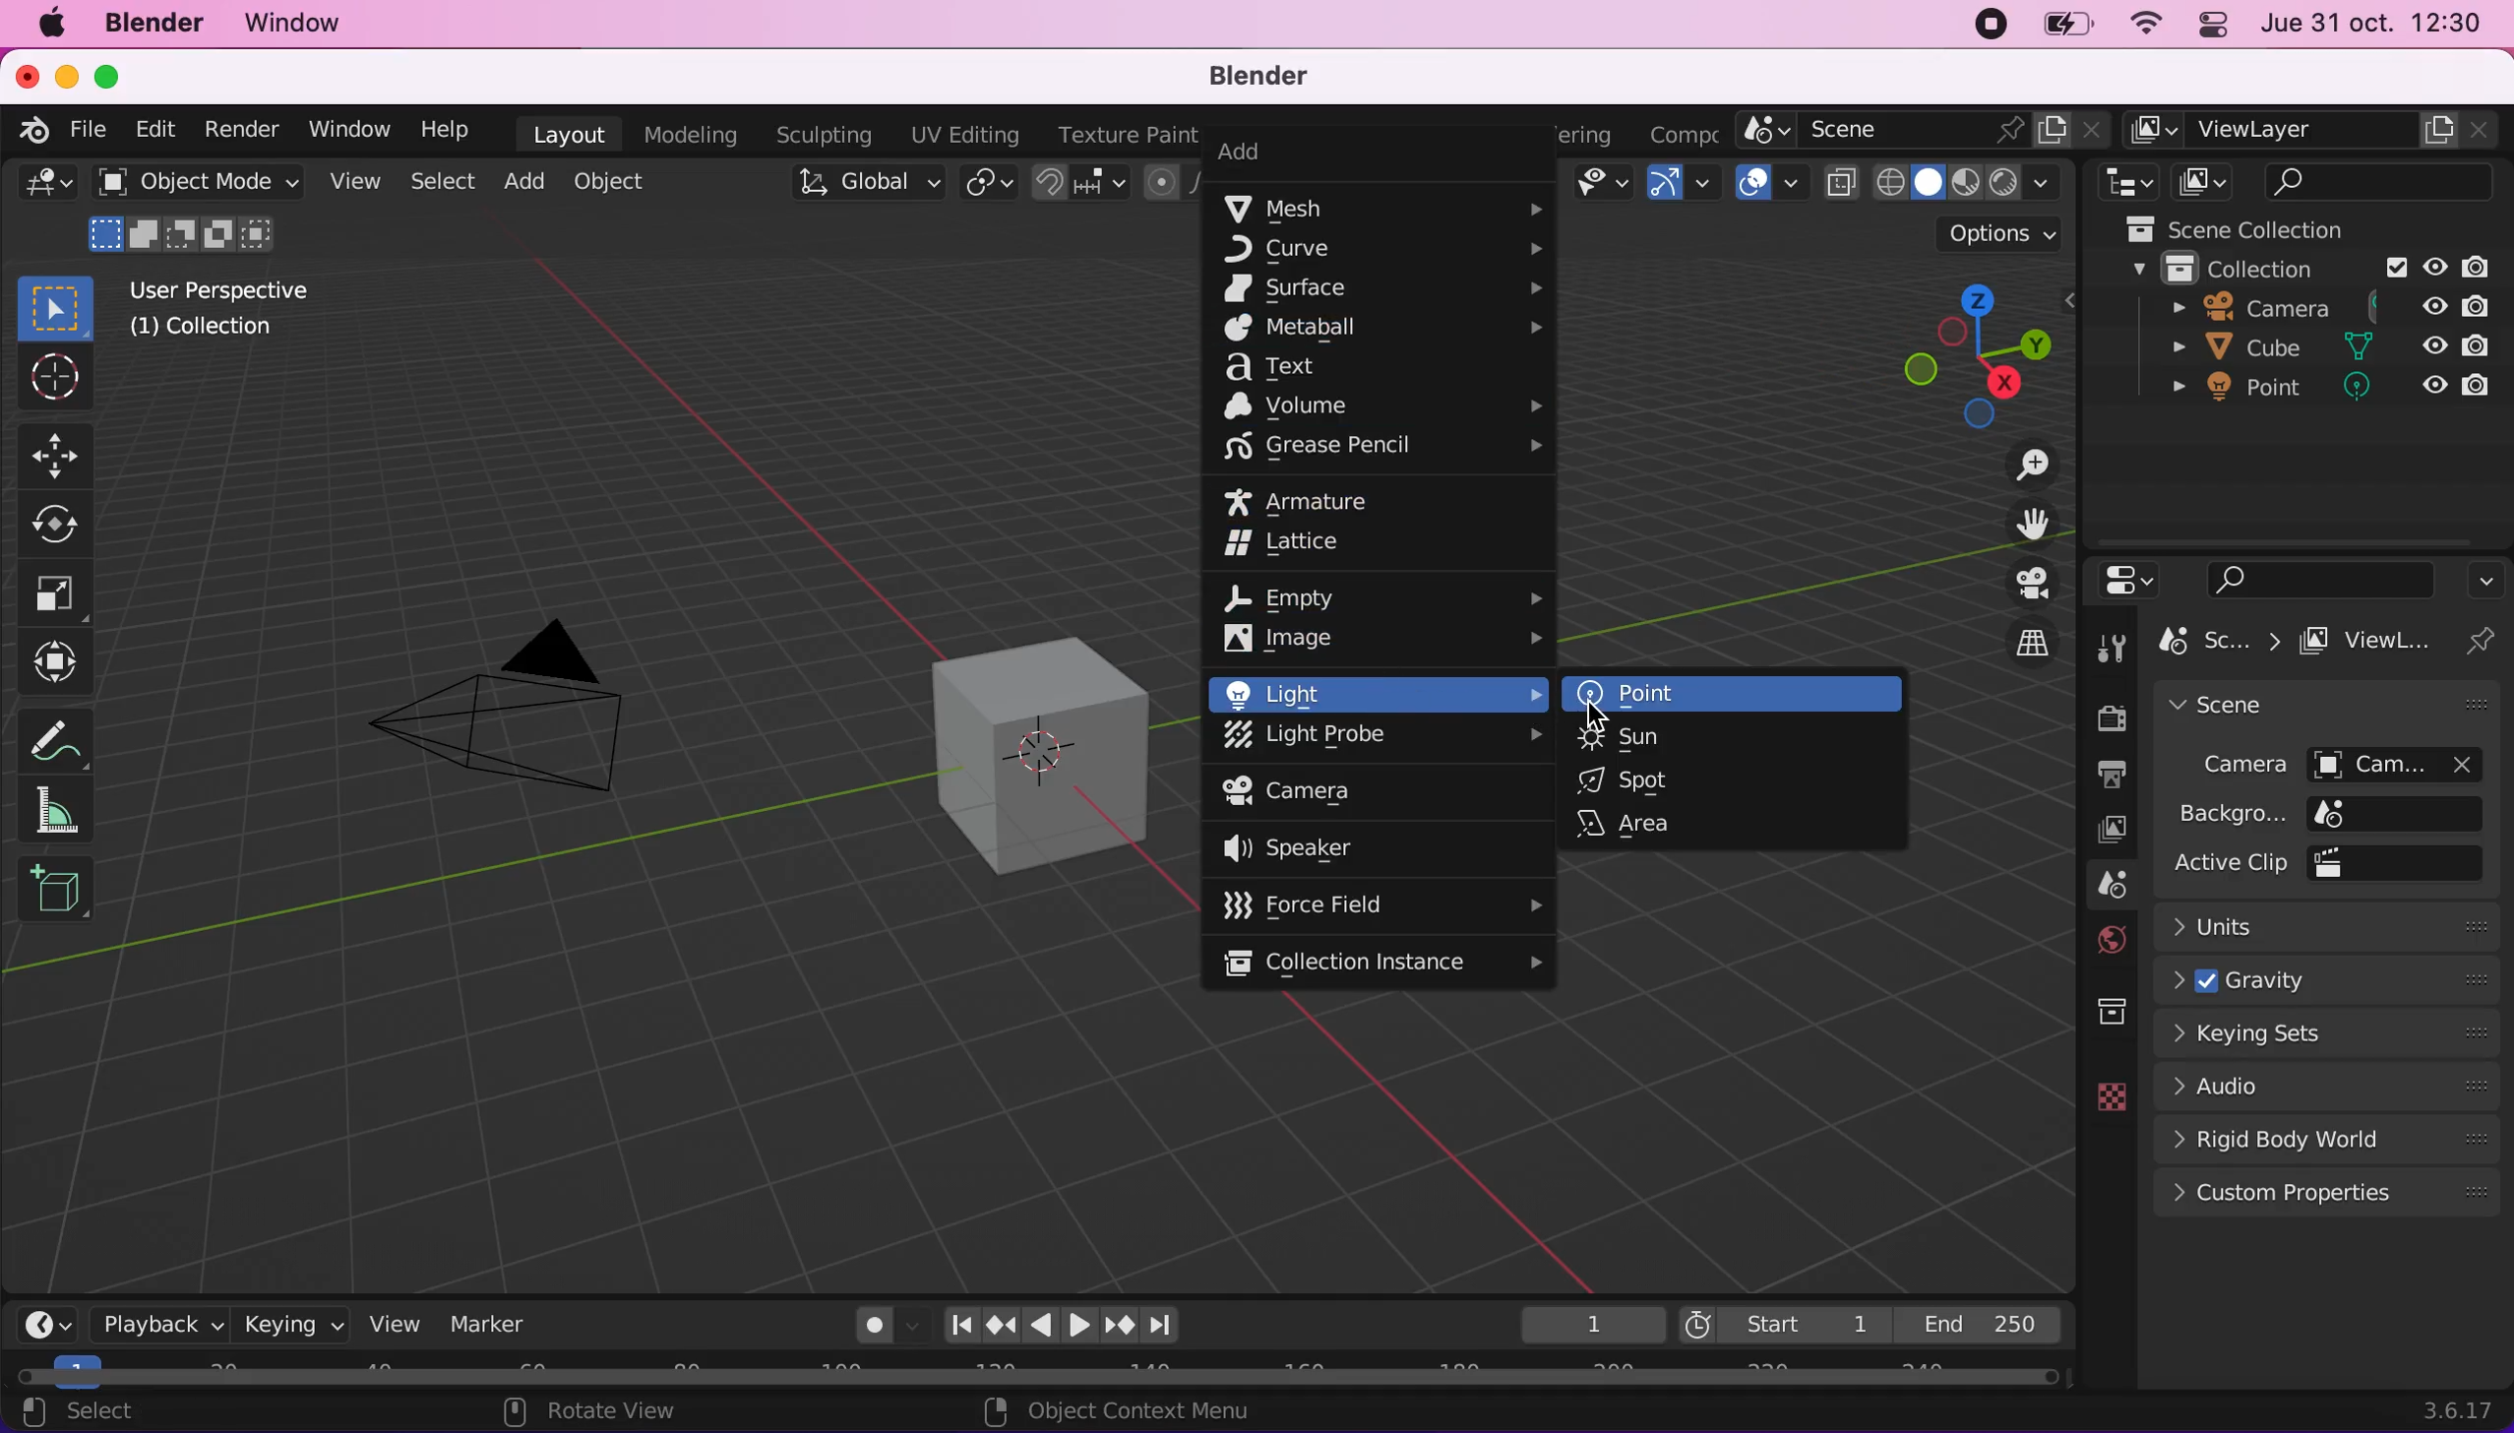 This screenshot has height=1433, width=2514. What do you see at coordinates (1098, 1411) in the screenshot?
I see `set 3d cursor` at bounding box center [1098, 1411].